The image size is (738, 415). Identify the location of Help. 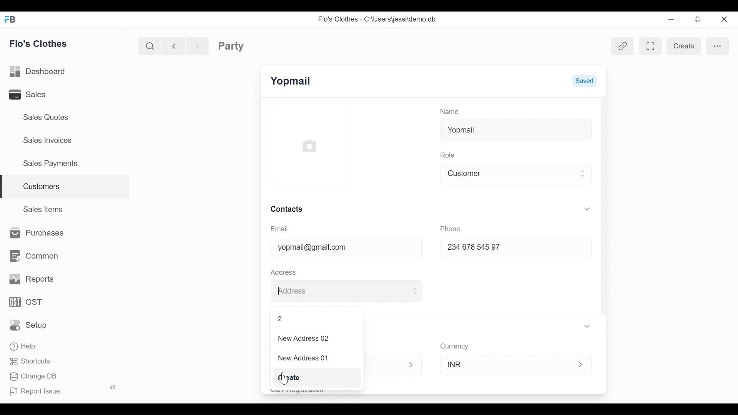
(24, 345).